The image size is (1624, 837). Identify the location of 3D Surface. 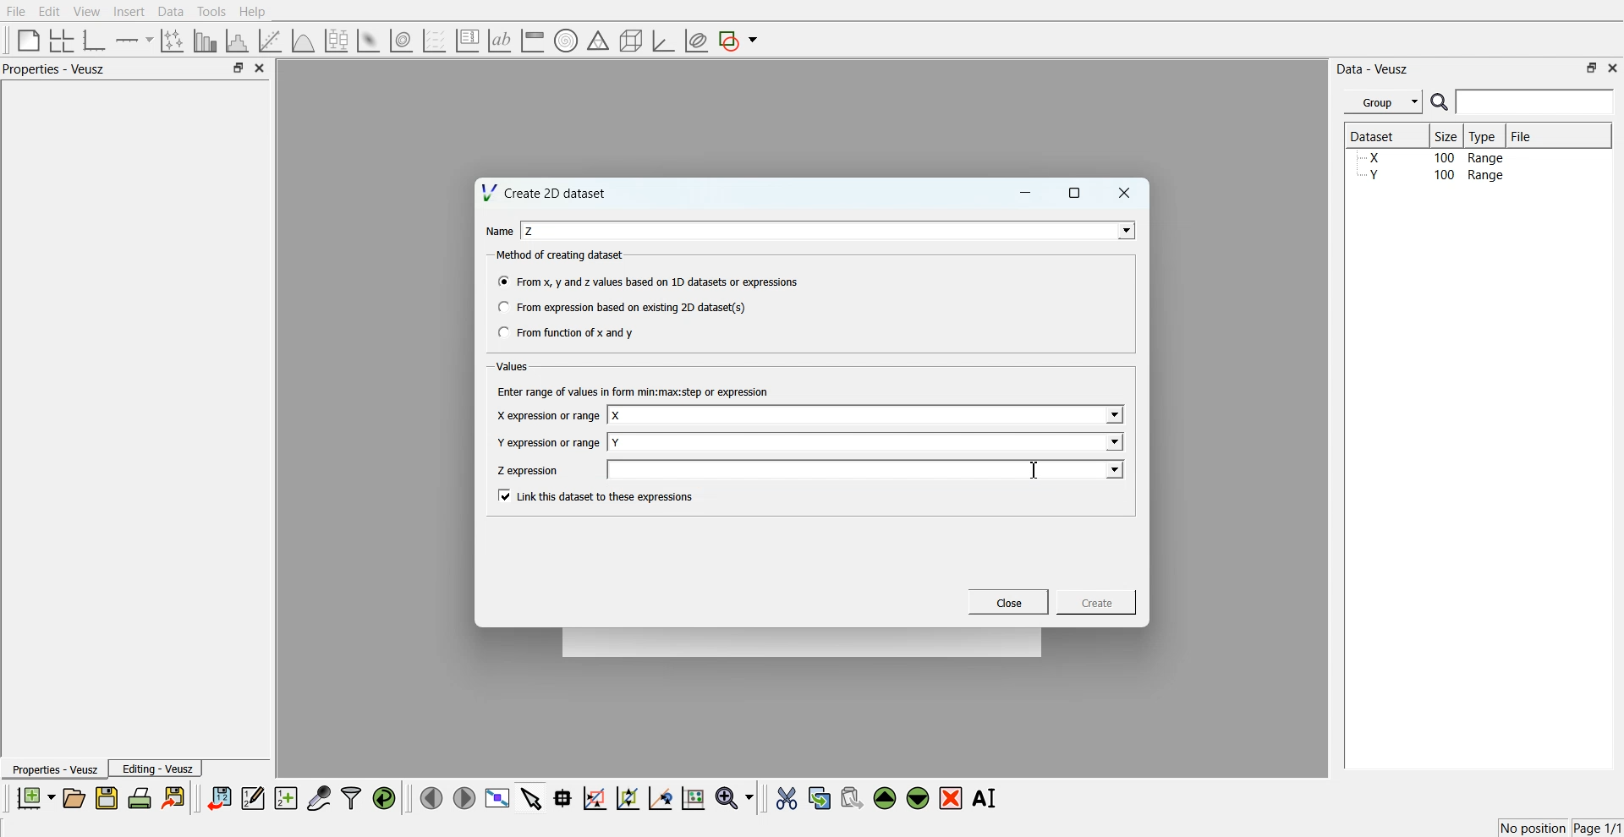
(368, 41).